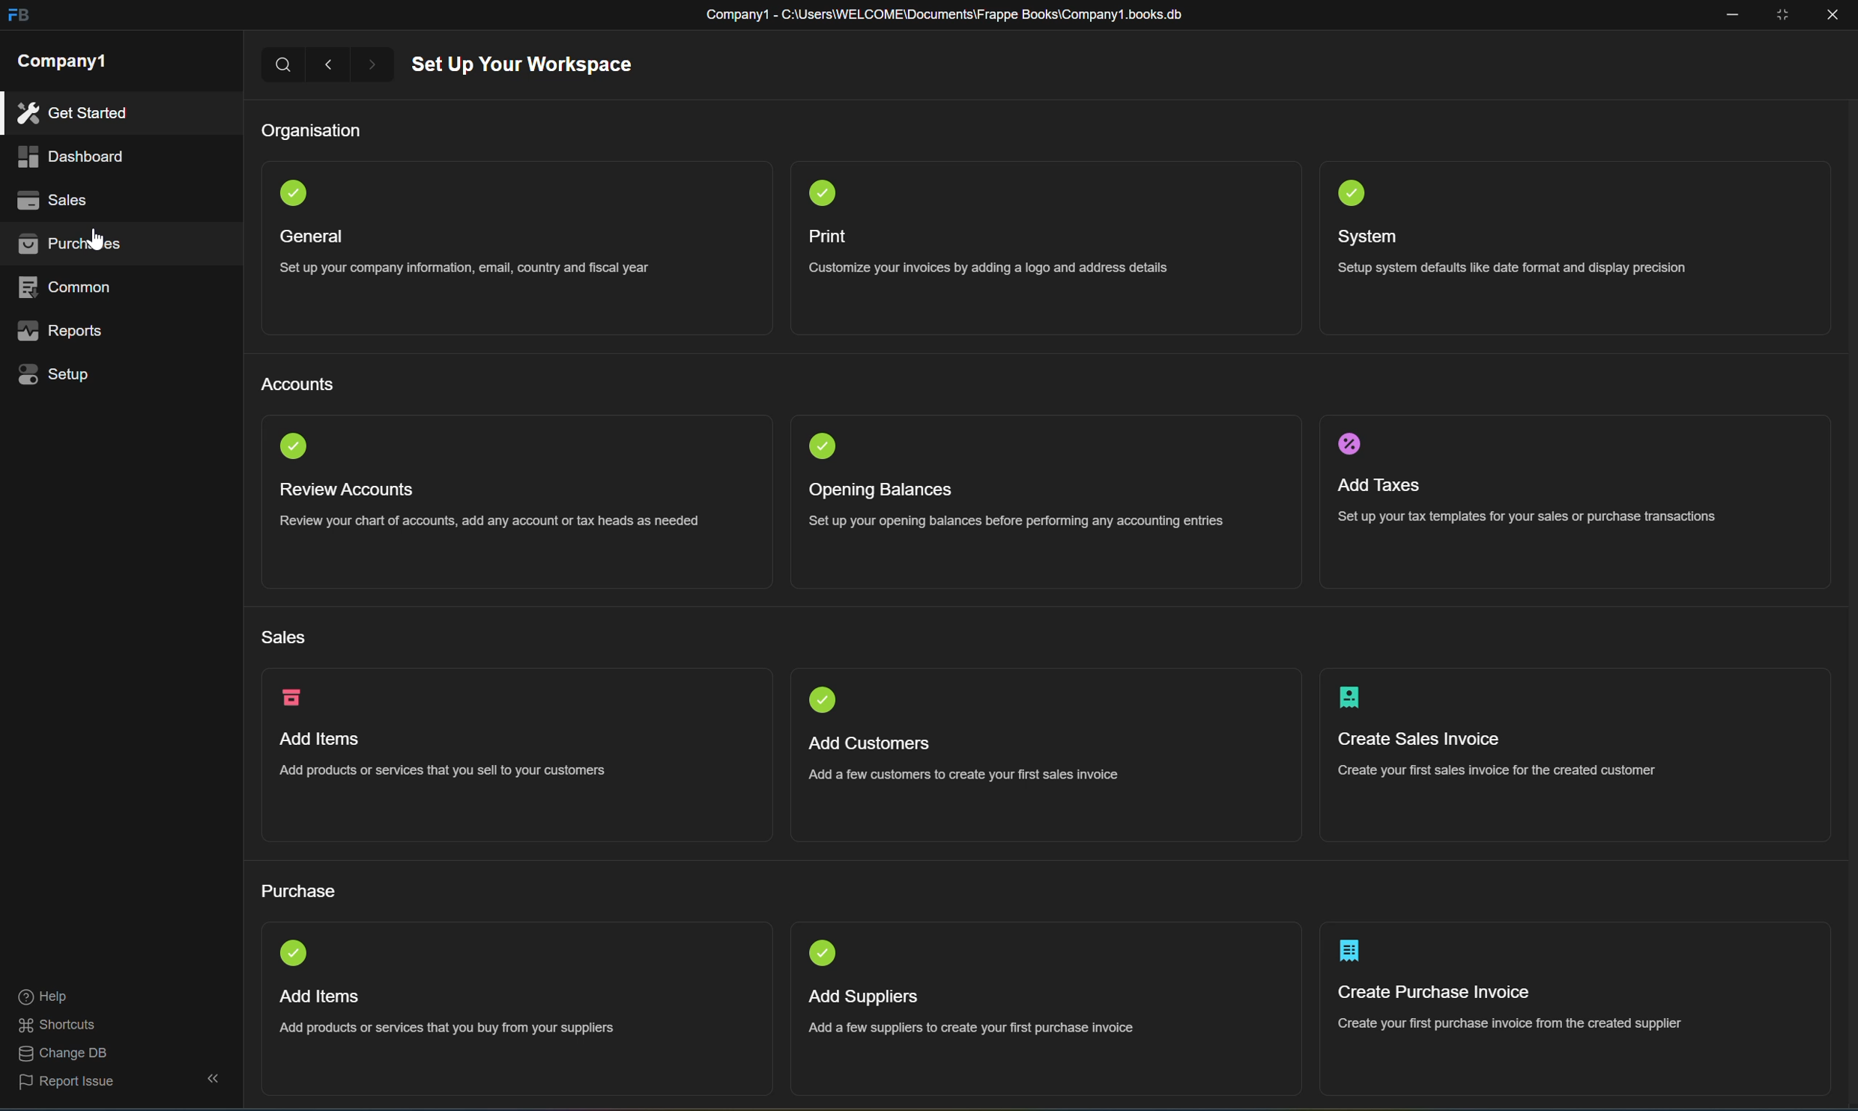 This screenshot has height=1111, width=1858. What do you see at coordinates (293, 192) in the screenshot?
I see `logo` at bounding box center [293, 192].